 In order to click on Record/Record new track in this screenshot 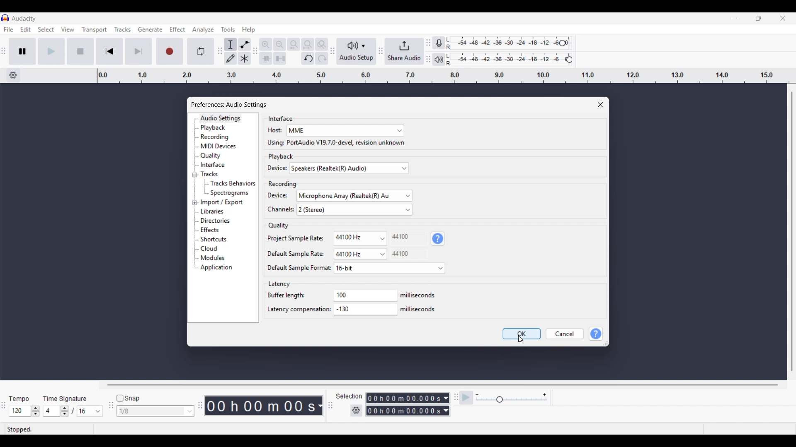, I will do `click(170, 51)`.